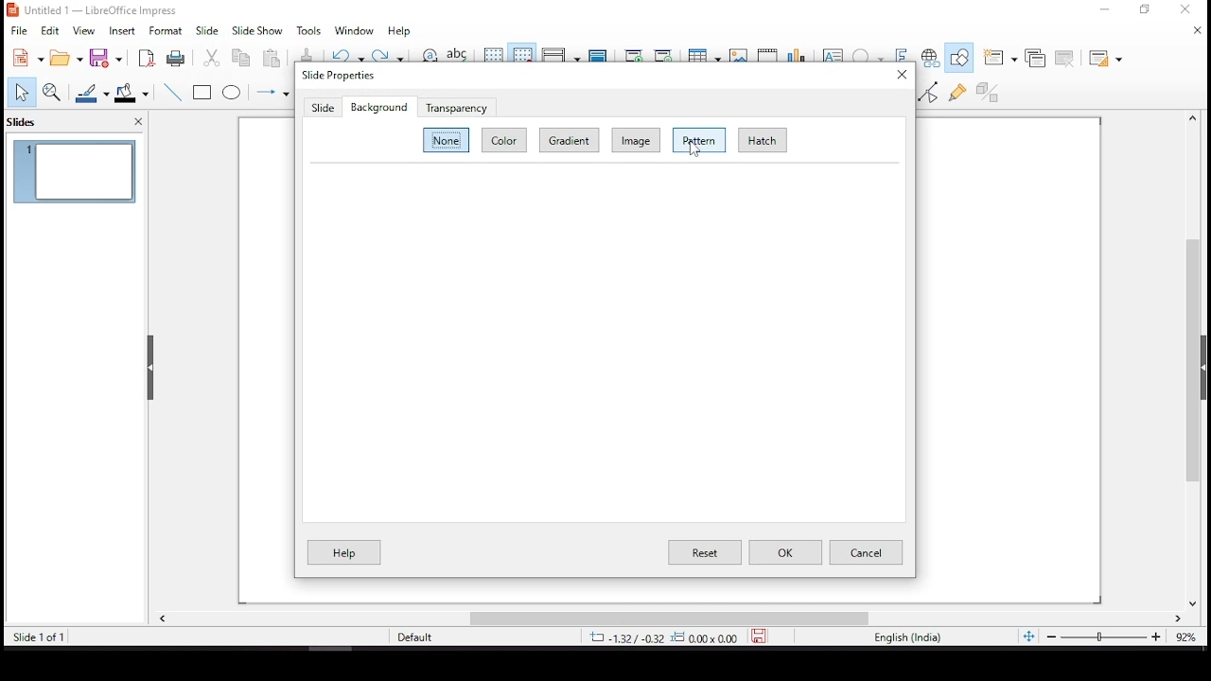 The height and width of the screenshot is (681, 1211). I want to click on fill color, so click(132, 94).